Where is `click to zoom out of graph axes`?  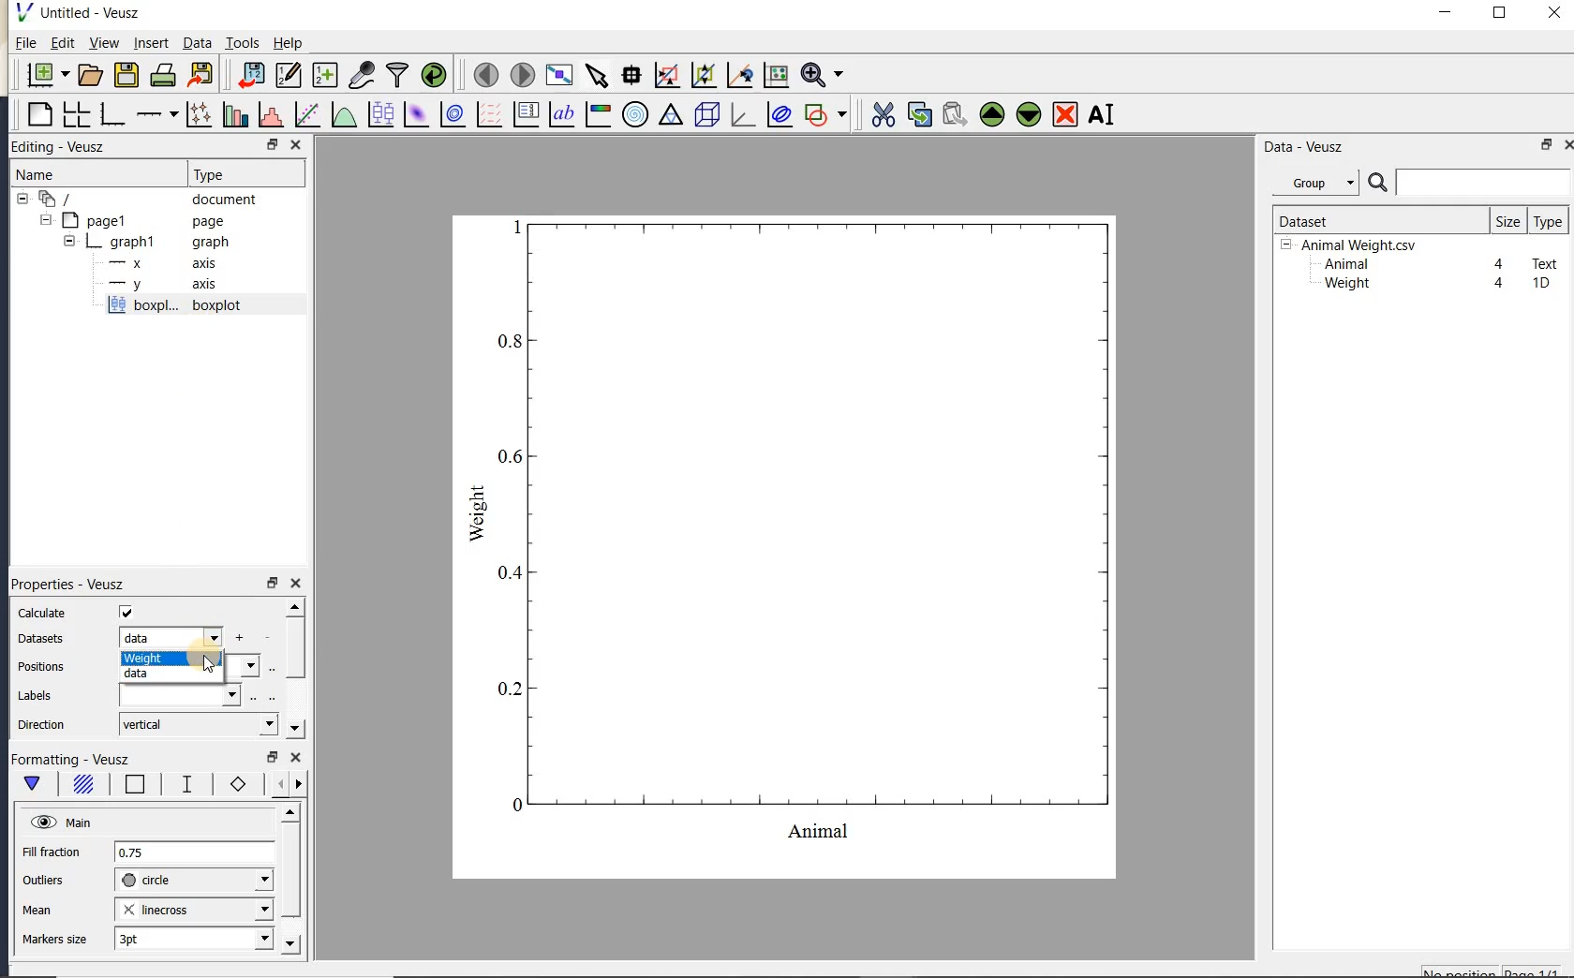 click to zoom out of graph axes is located at coordinates (705, 74).